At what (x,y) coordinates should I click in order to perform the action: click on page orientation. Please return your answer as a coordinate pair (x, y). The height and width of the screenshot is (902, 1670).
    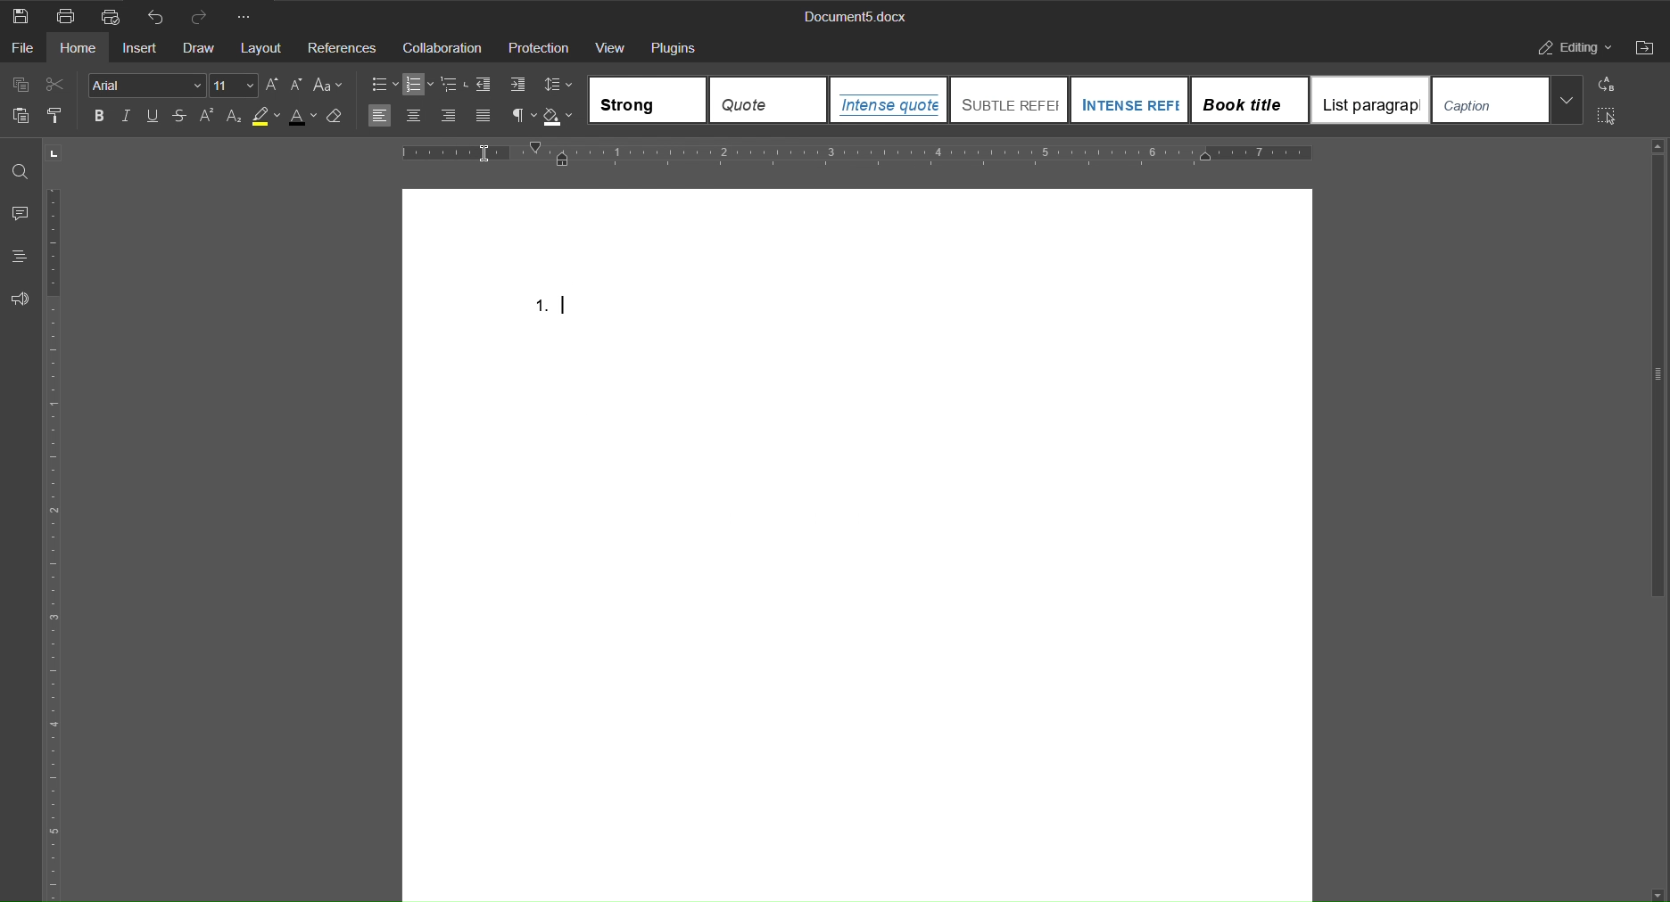
    Looking at the image, I should click on (53, 152).